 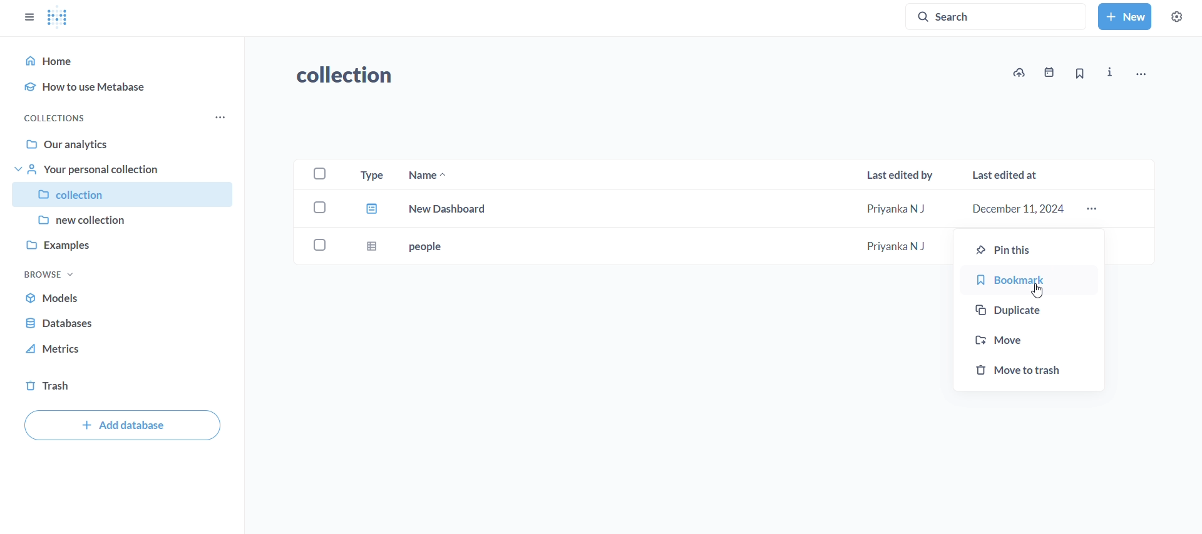 What do you see at coordinates (126, 171) in the screenshot?
I see `your personal collection` at bounding box center [126, 171].